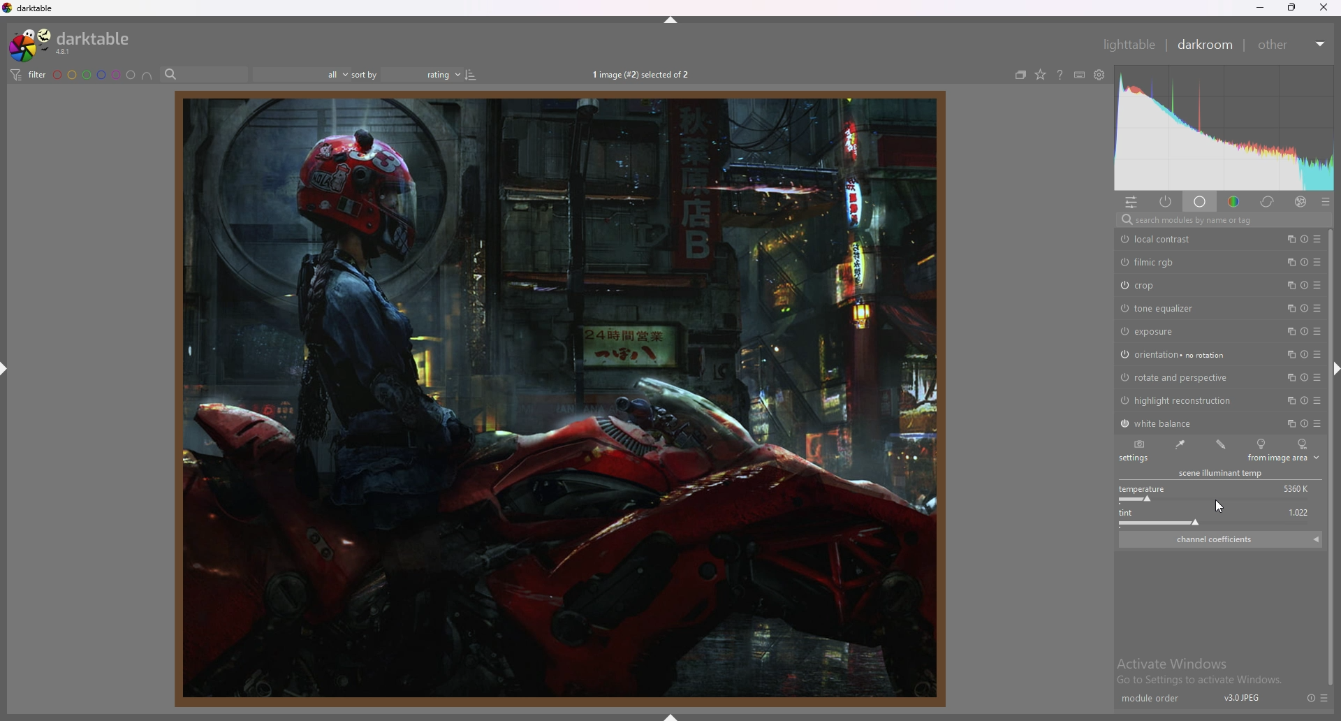 The height and width of the screenshot is (721, 1341). I want to click on channel coefficients, so click(1220, 539).